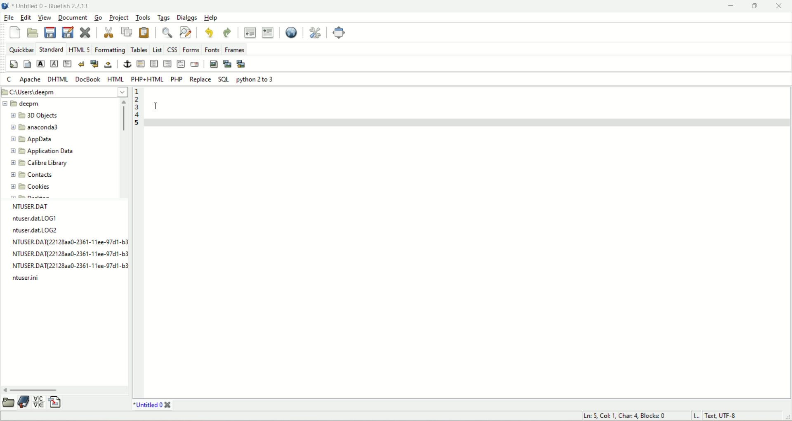  Describe the element at coordinates (15, 32) in the screenshot. I see `new` at that location.